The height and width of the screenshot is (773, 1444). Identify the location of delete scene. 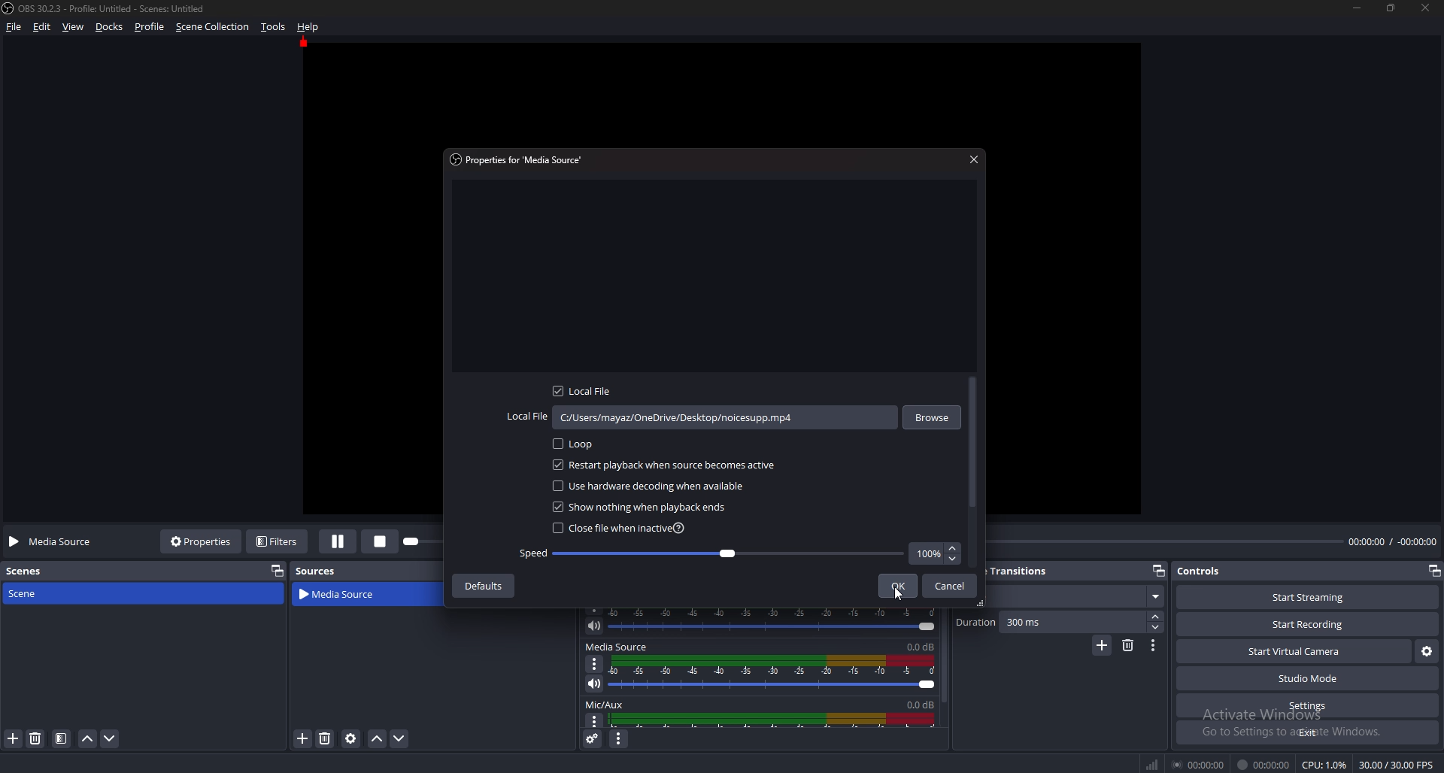
(36, 738).